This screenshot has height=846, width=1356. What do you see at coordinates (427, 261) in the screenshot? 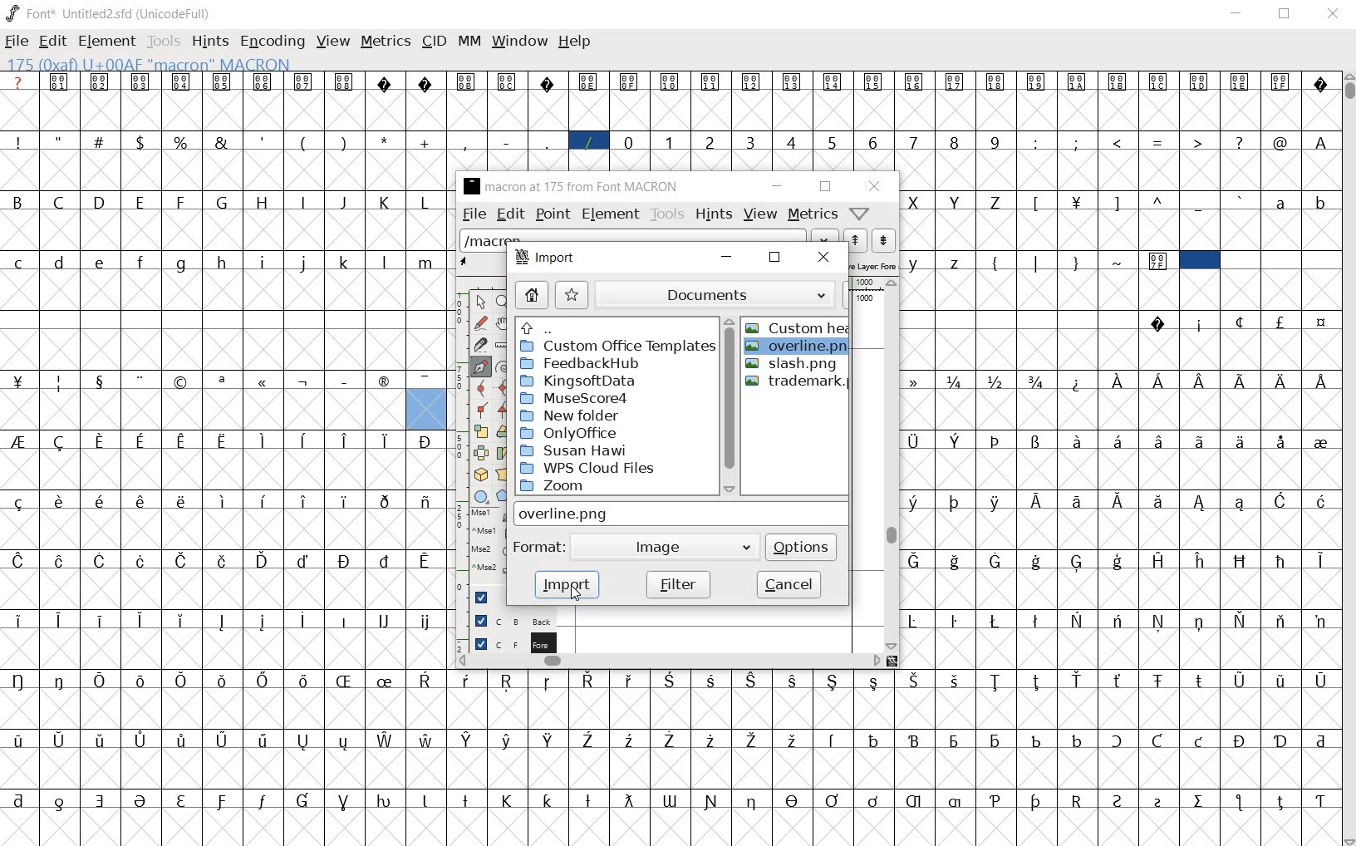
I see `m` at bounding box center [427, 261].